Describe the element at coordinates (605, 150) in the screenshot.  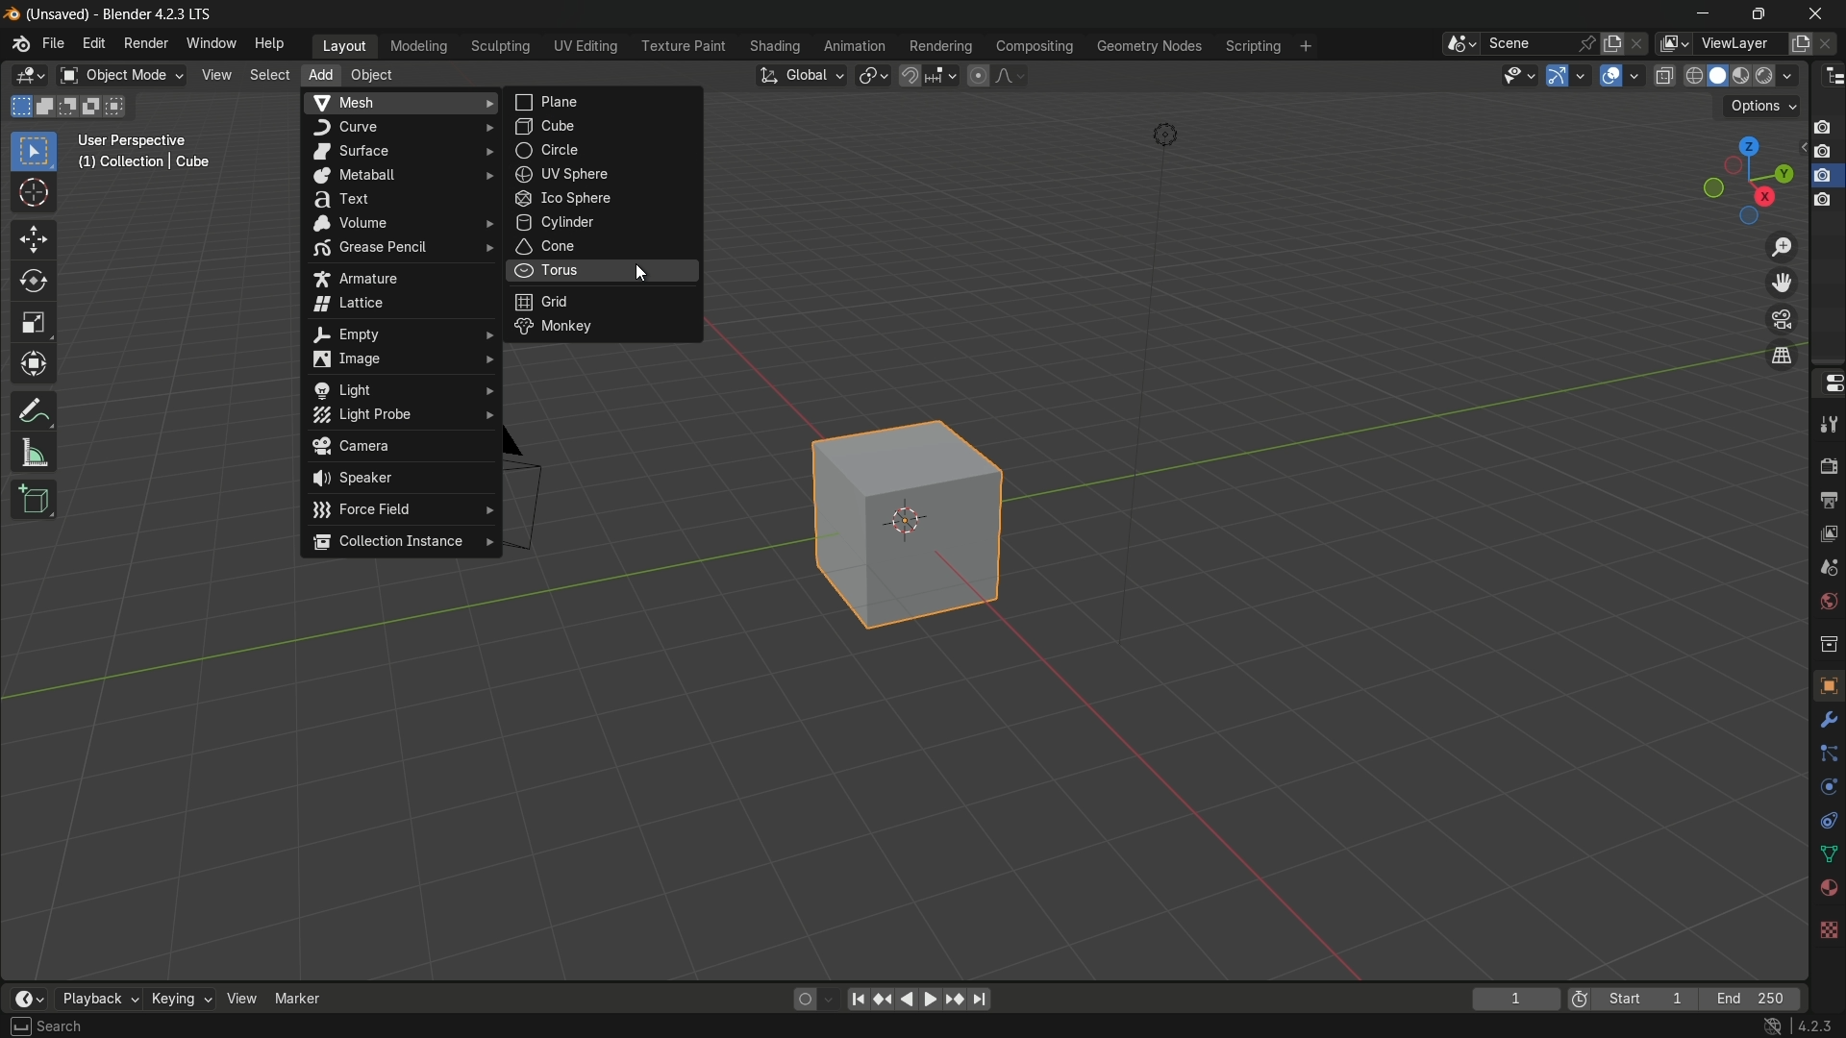
I see `circle` at that location.